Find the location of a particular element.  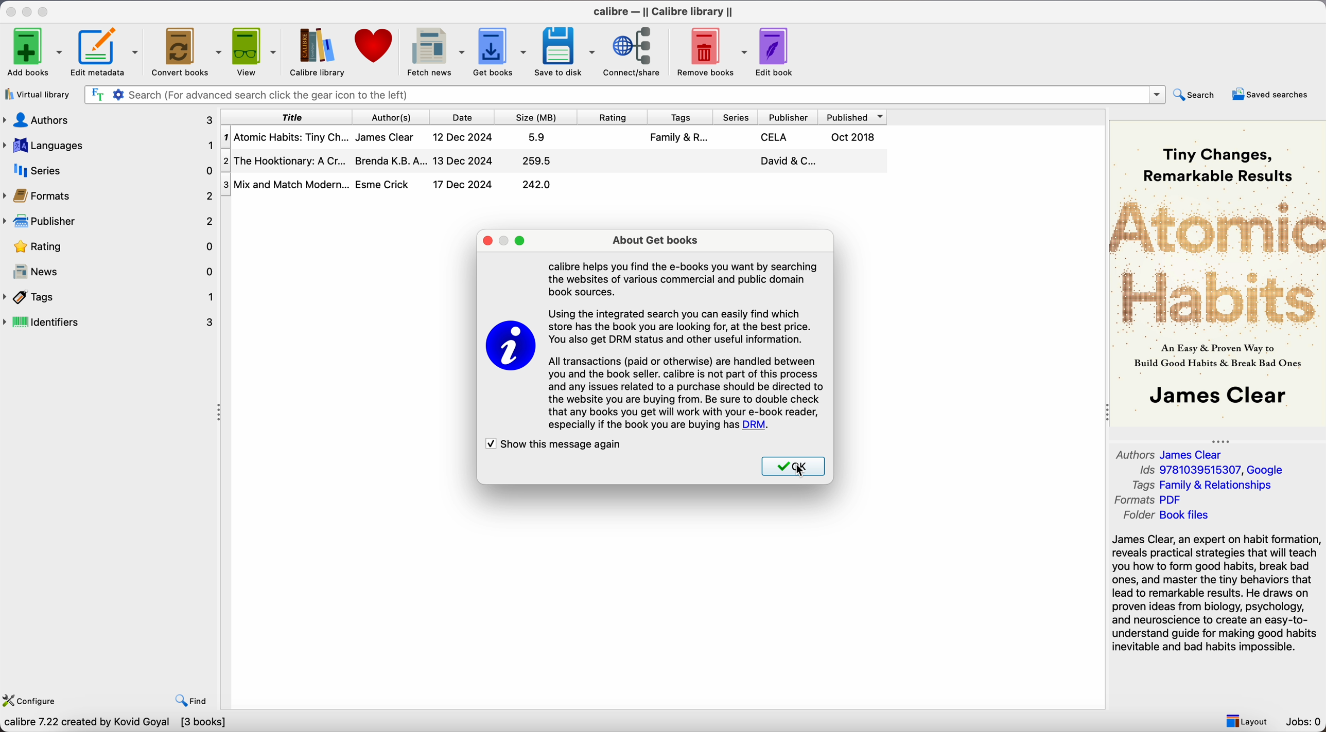

published is located at coordinates (856, 117).